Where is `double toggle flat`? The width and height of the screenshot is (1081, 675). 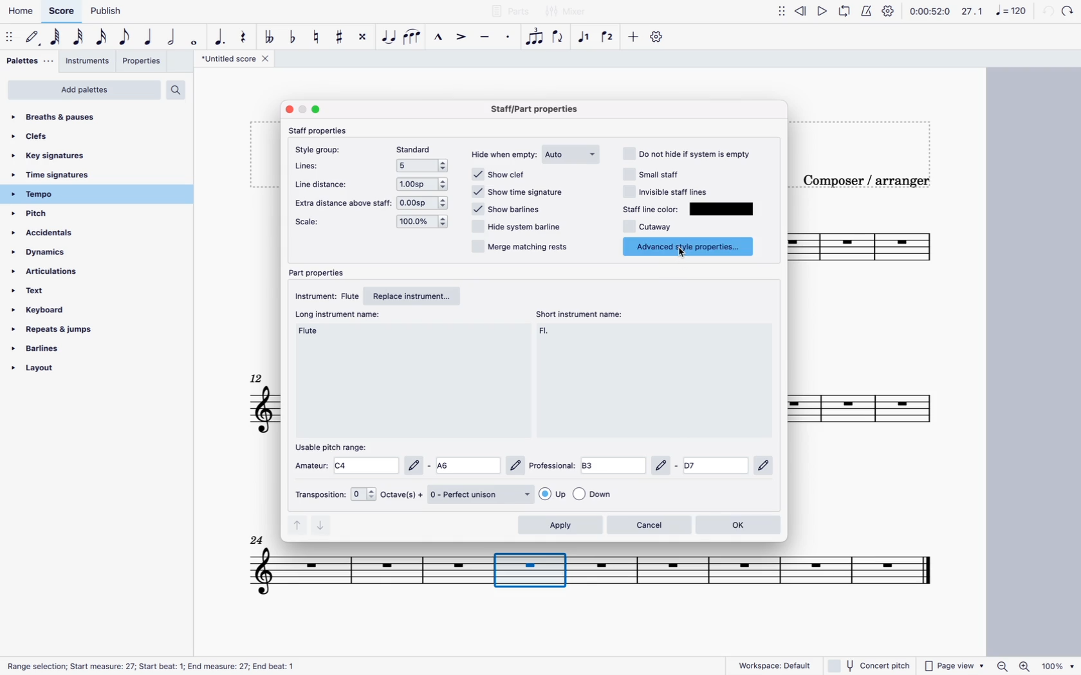
double toggle flat is located at coordinates (270, 37).